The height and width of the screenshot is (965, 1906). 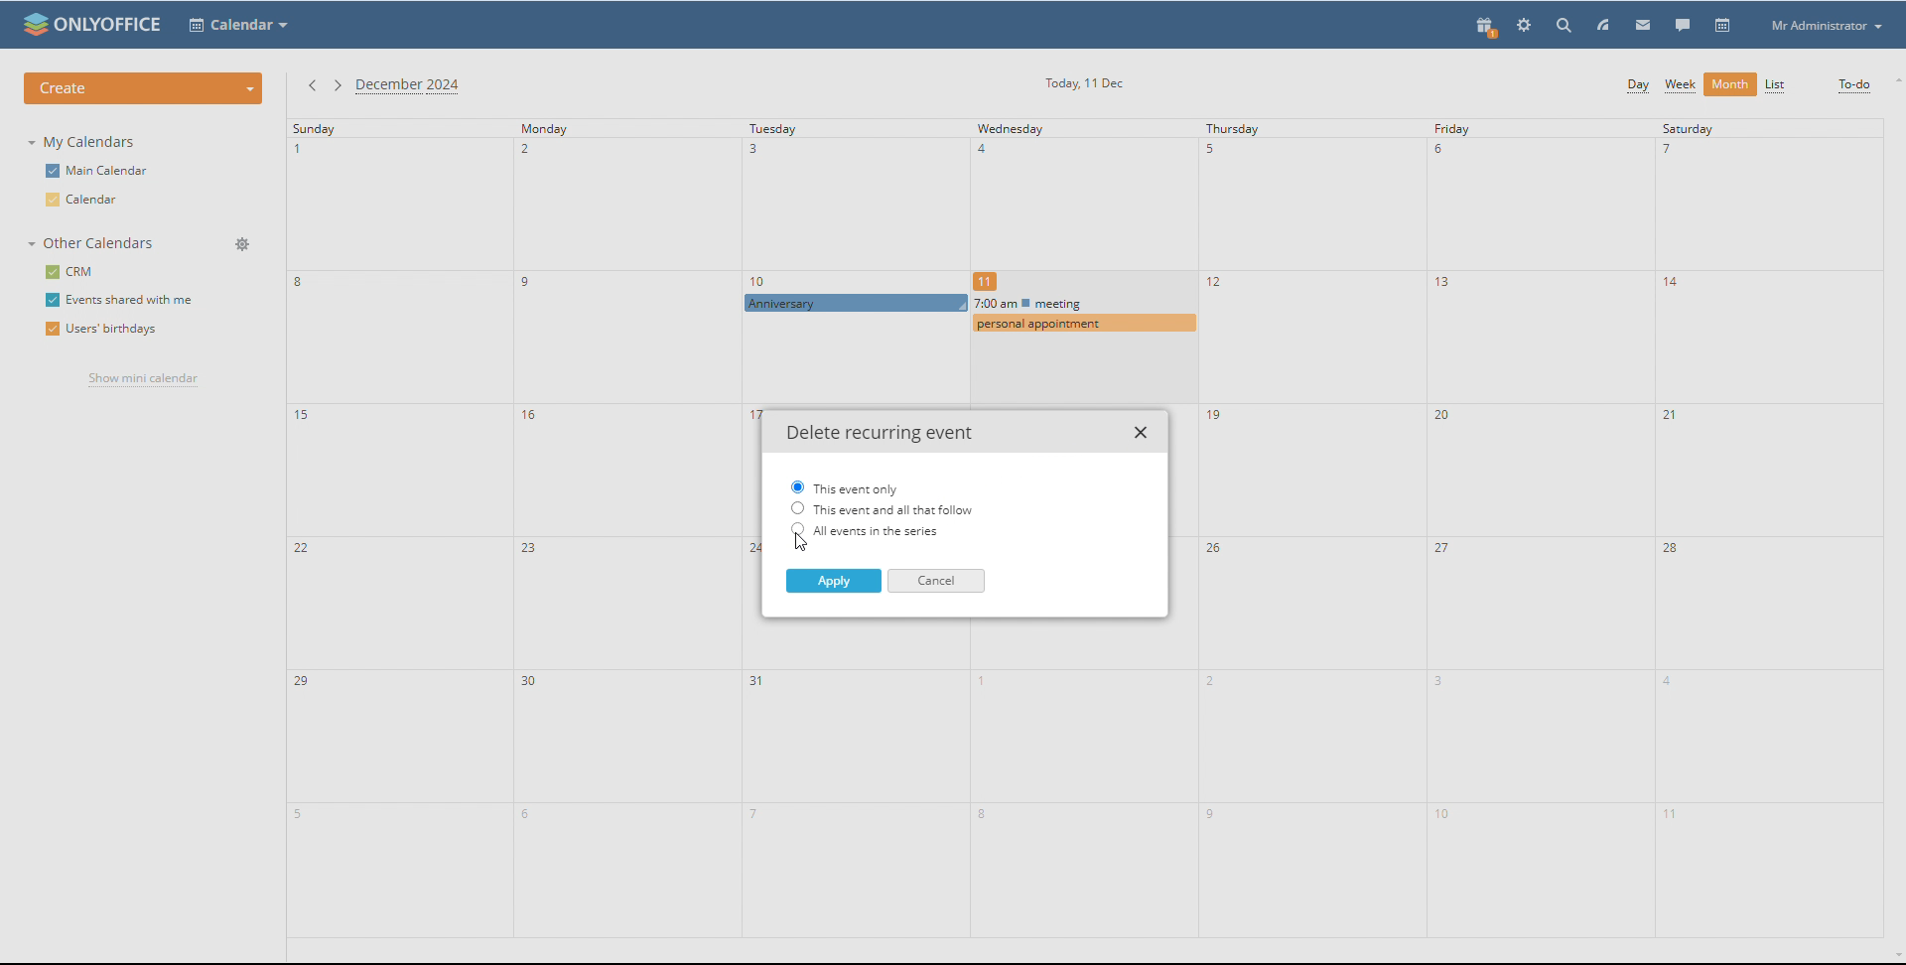 I want to click on thursday, so click(x=1311, y=529).